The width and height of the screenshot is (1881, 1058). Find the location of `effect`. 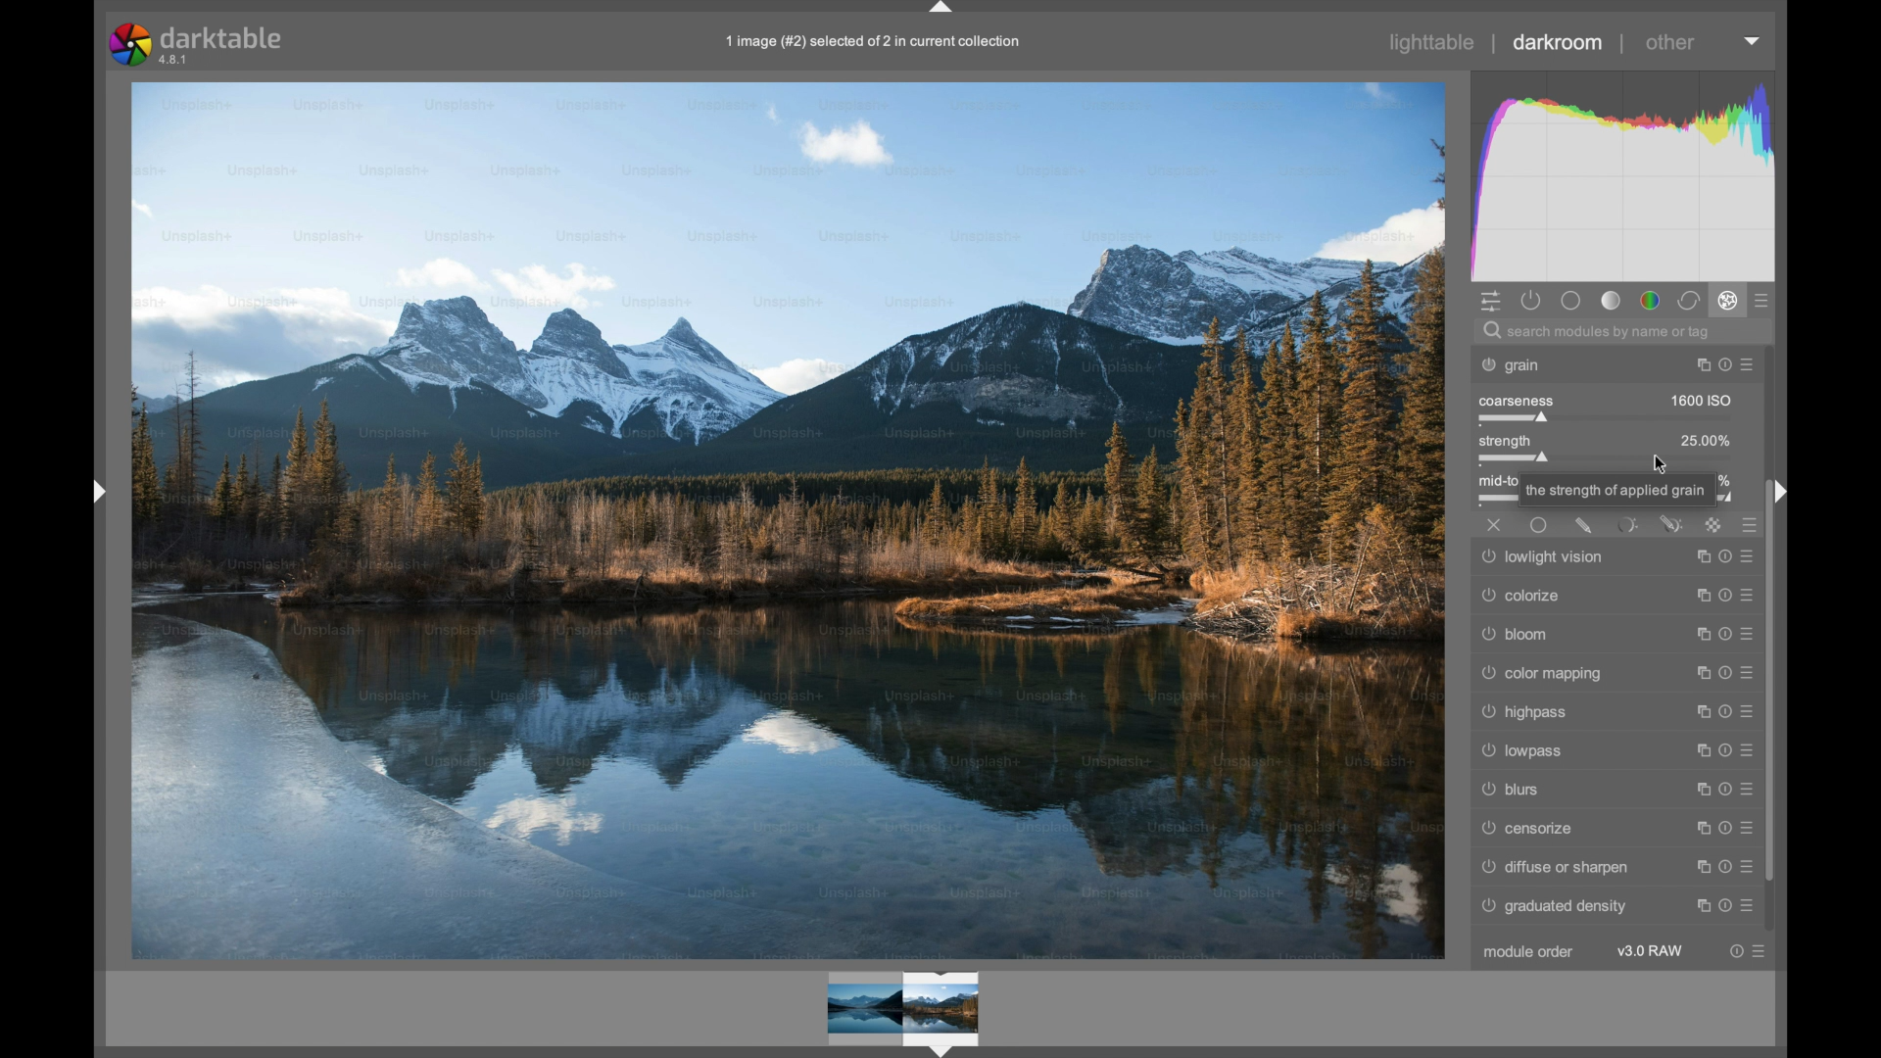

effect is located at coordinates (1728, 300).